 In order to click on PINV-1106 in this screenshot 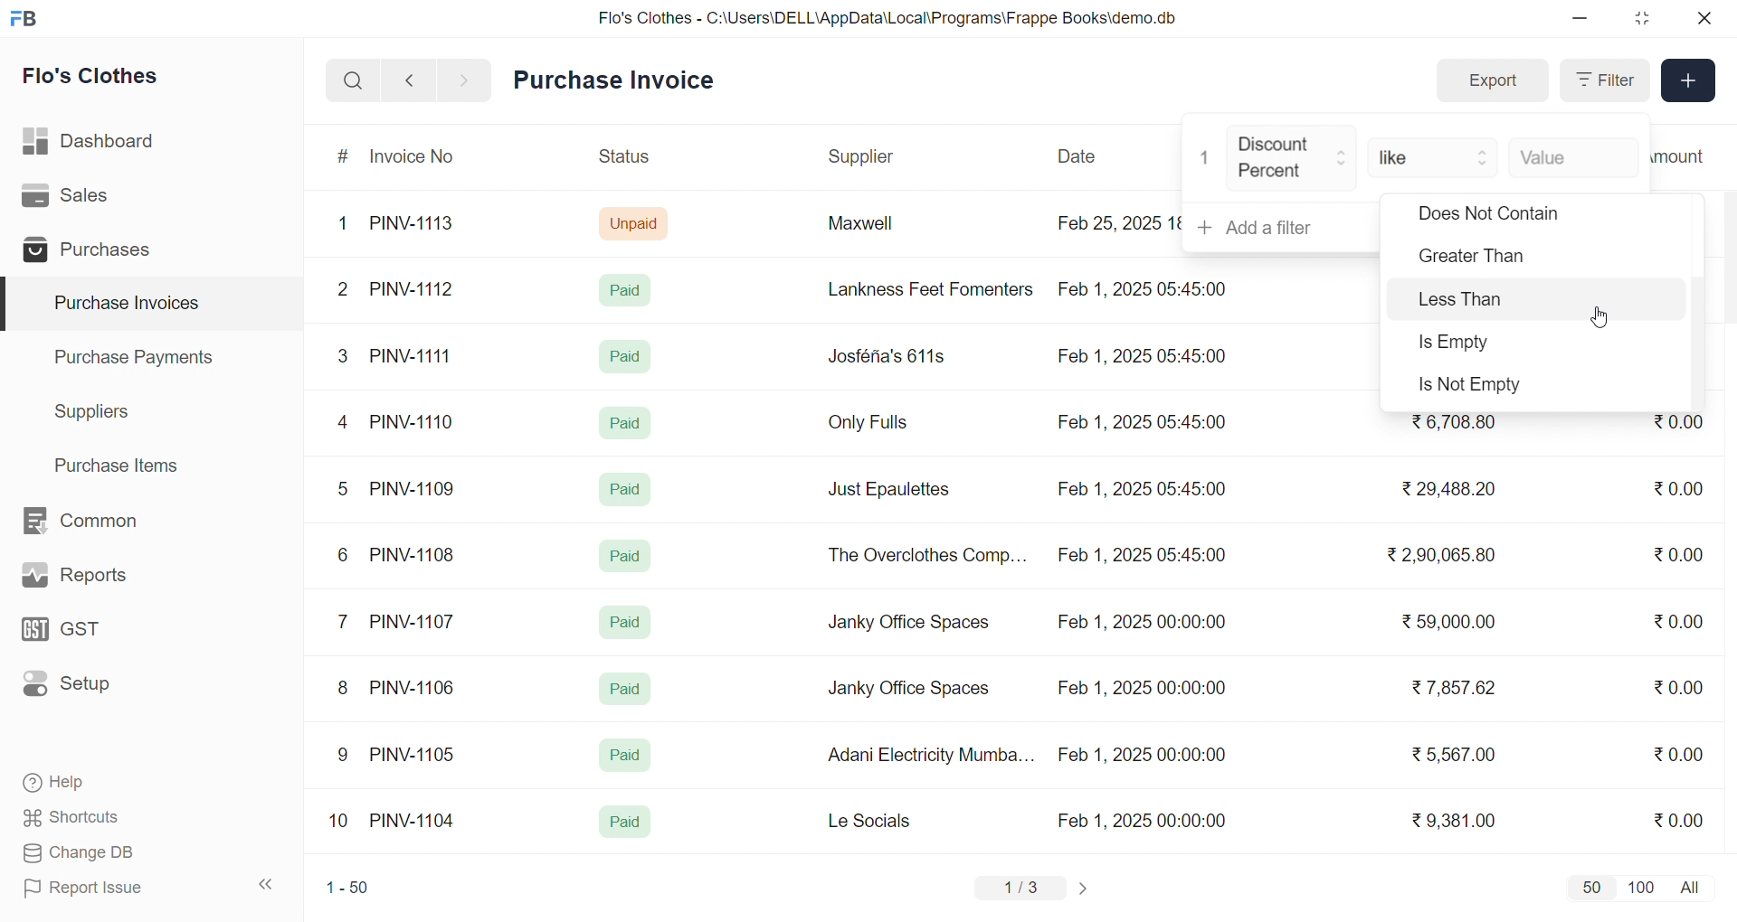, I will do `click(419, 688)`.